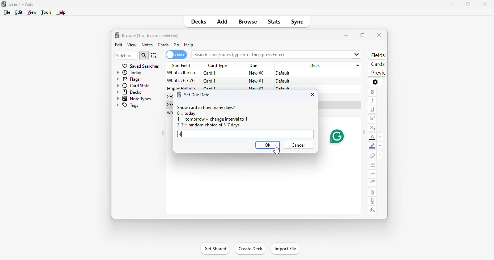 The width and height of the screenshot is (494, 260). I want to click on edit, so click(118, 45).